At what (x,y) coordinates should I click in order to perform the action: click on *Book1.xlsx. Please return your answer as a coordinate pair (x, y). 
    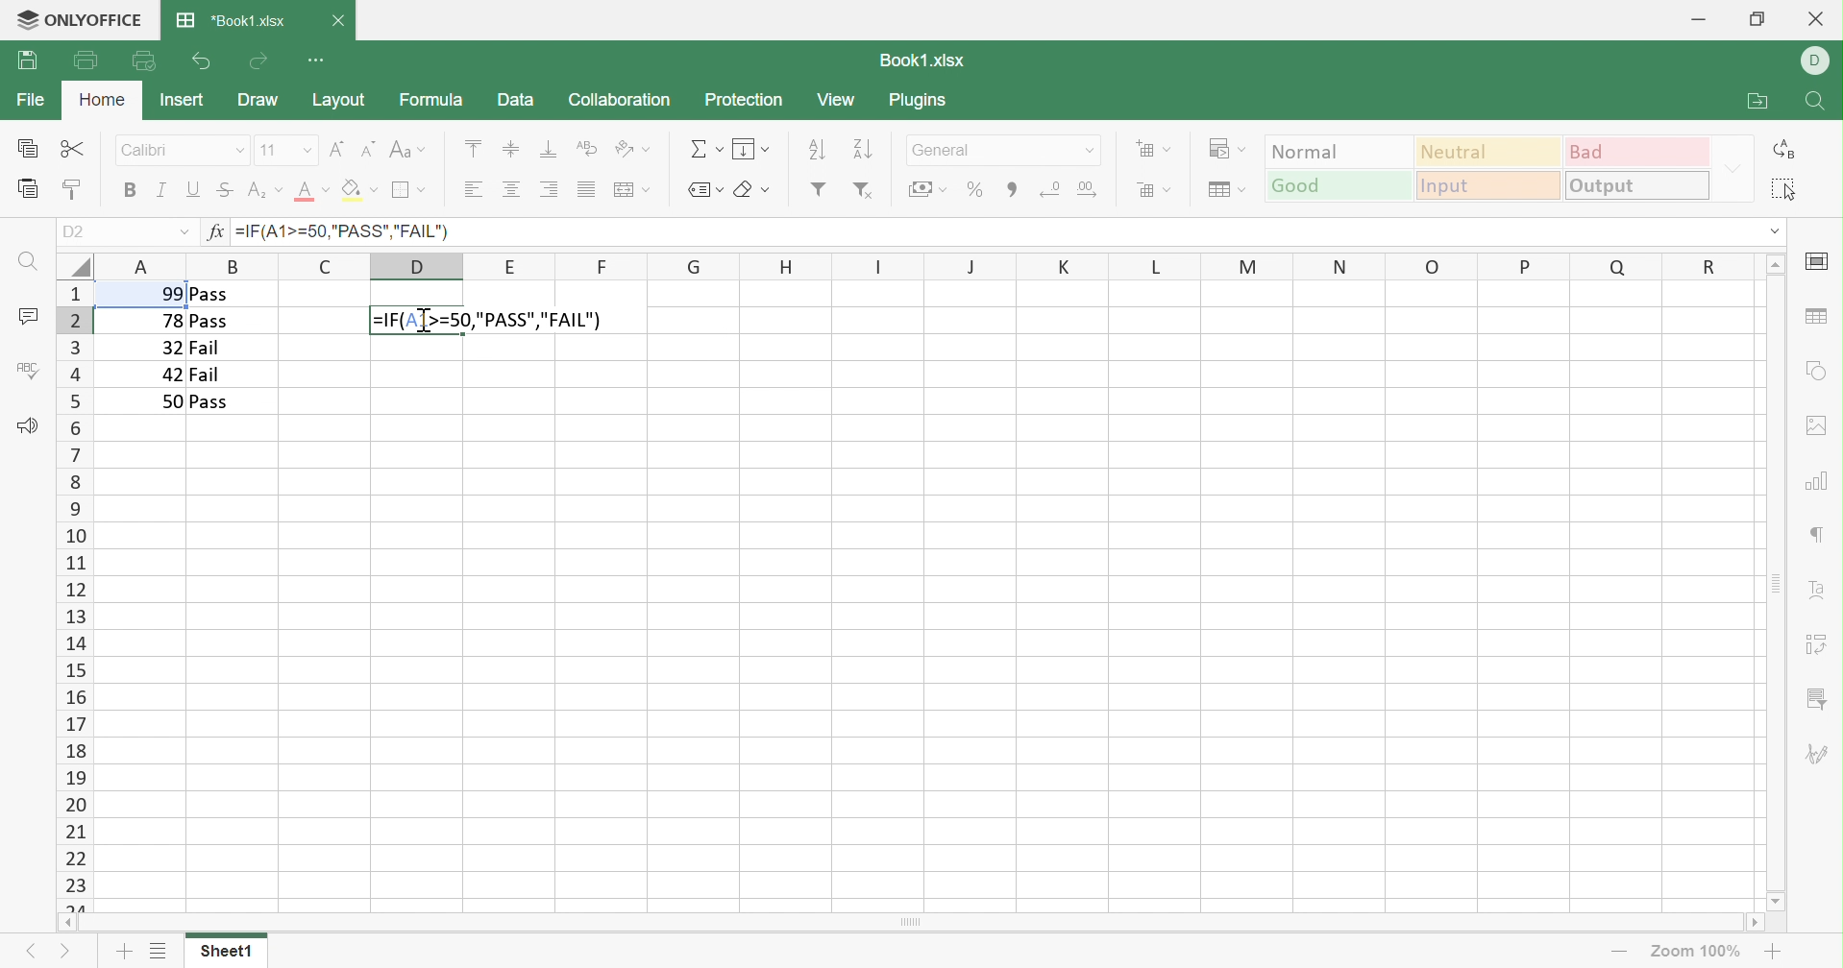
    Looking at the image, I should click on (231, 19).